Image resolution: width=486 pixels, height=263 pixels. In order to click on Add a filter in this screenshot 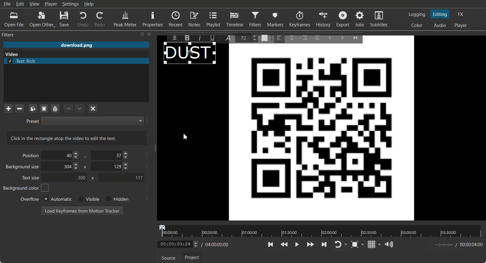, I will do `click(8, 108)`.